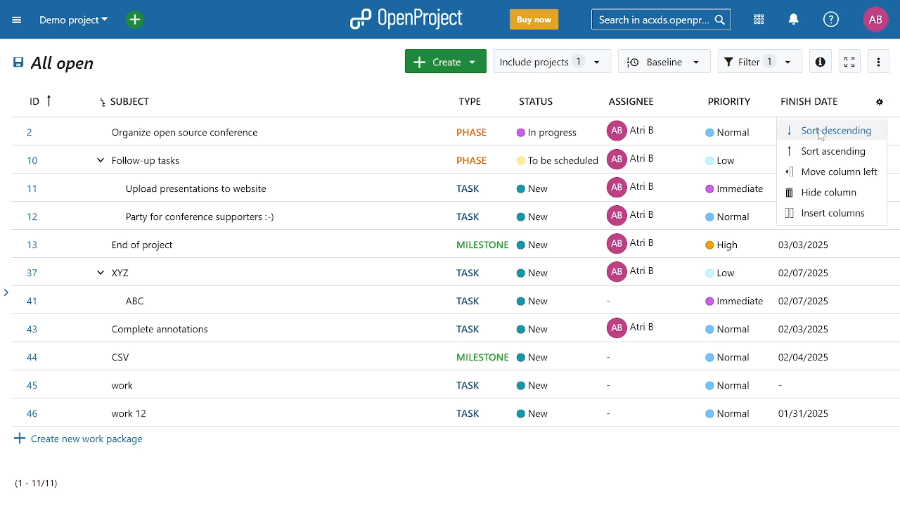 This screenshot has width=900, height=506. I want to click on type, so click(477, 102).